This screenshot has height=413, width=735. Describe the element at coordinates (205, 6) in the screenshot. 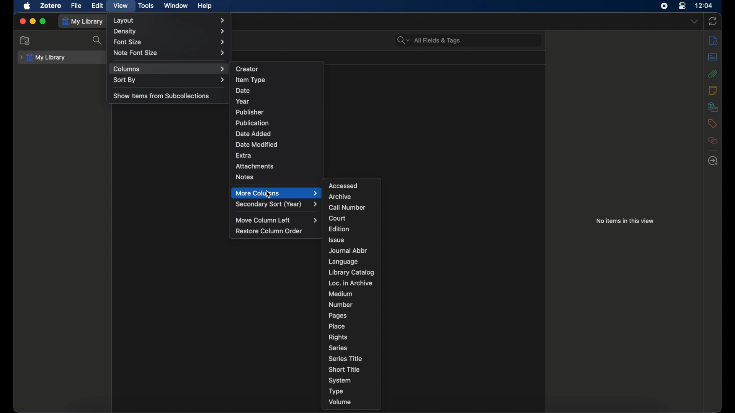

I see `help` at that location.